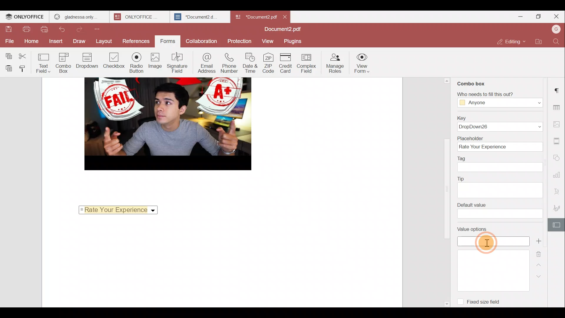 Image resolution: width=565 pixels, height=318 pixels. I want to click on Paragraph settings, so click(558, 89).